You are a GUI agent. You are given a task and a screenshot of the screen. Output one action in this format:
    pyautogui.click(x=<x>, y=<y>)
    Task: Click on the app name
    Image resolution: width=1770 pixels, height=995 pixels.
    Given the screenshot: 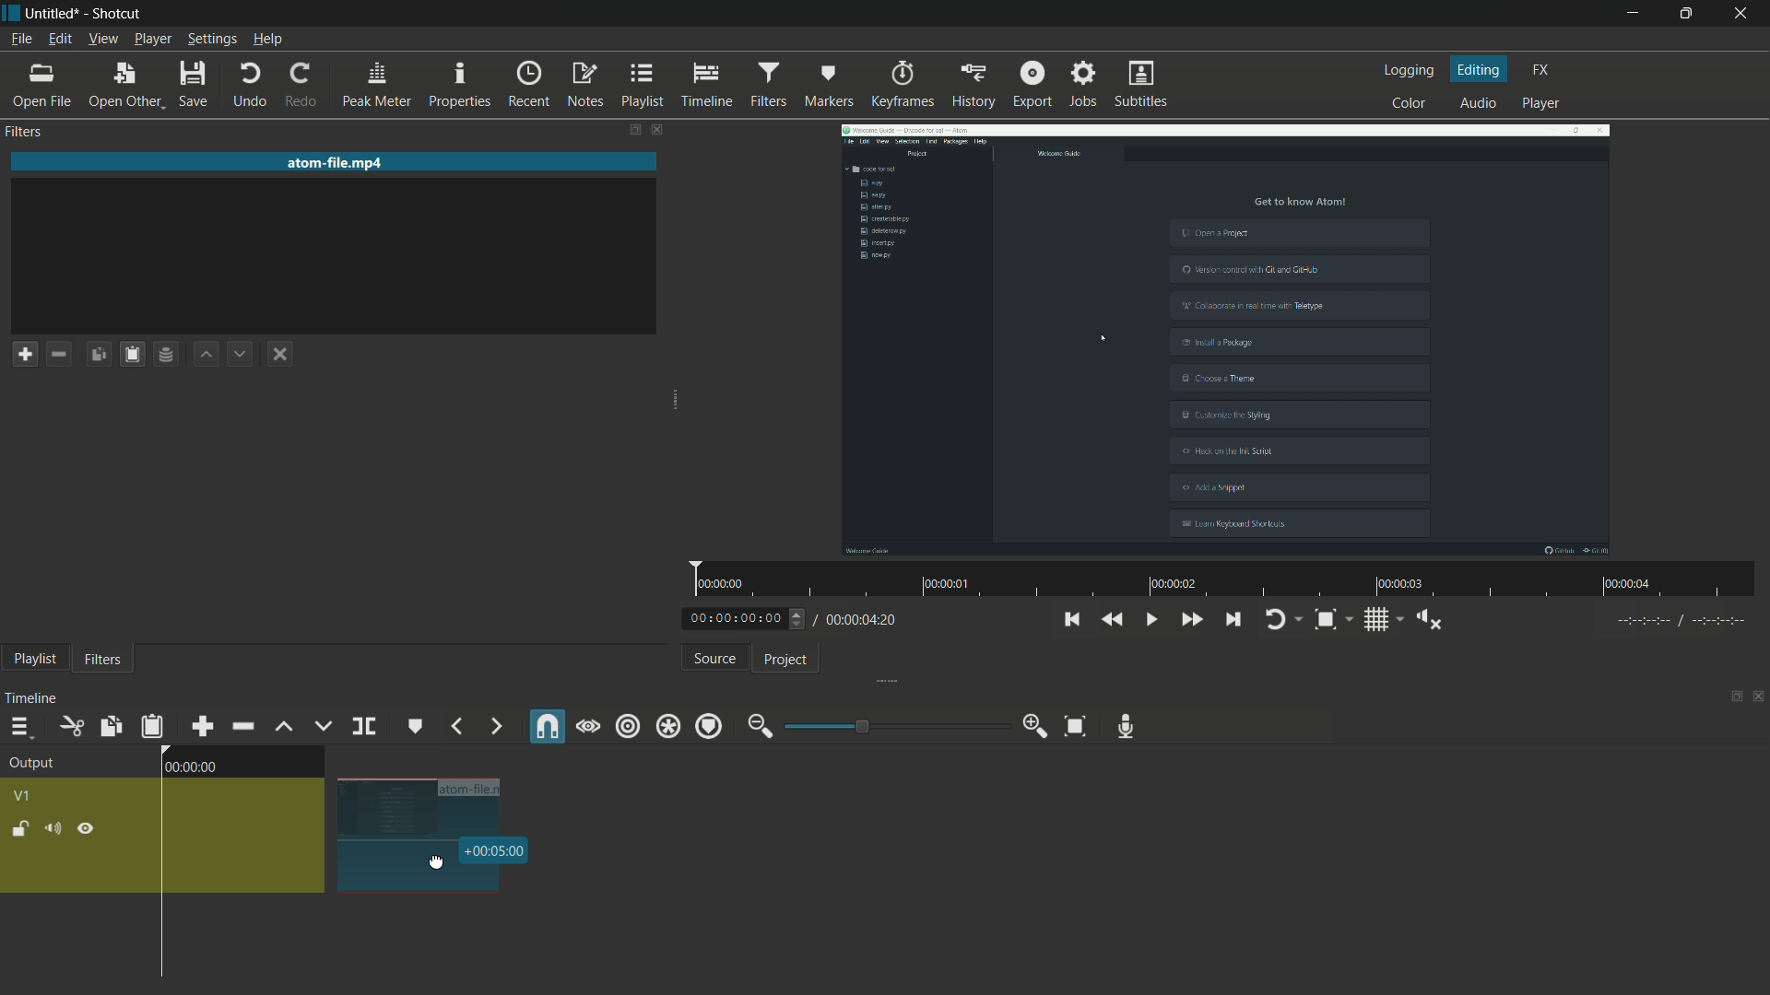 What is the action you would take?
    pyautogui.click(x=117, y=14)
    